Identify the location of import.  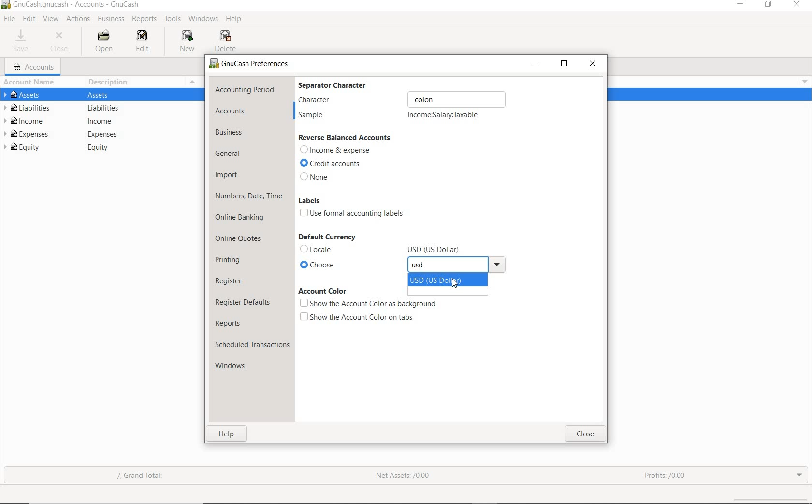
(227, 176).